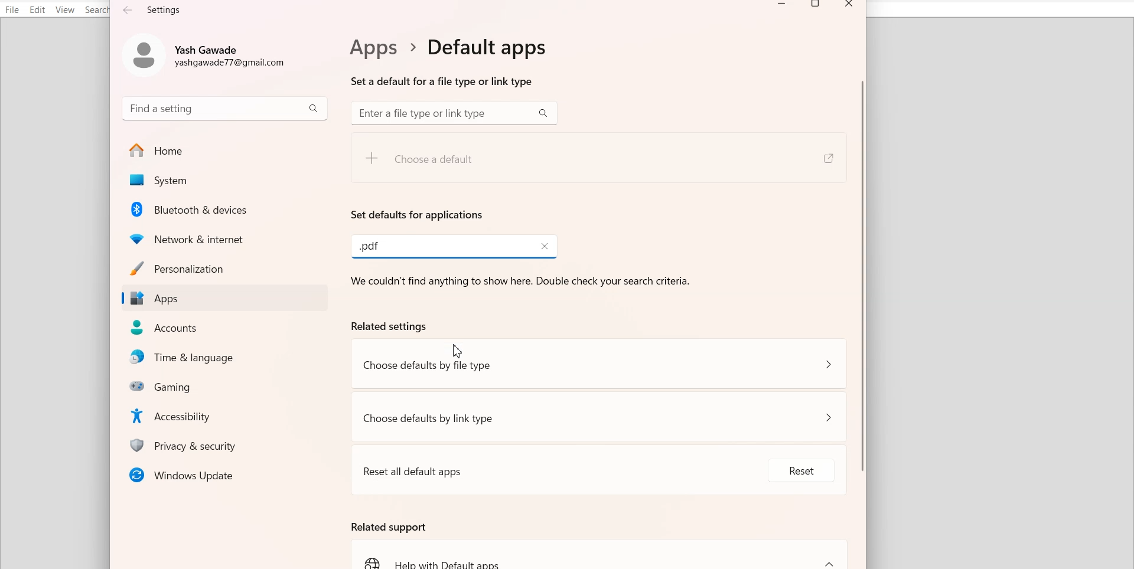  What do you see at coordinates (537, 467) in the screenshot?
I see `Reset all default apps` at bounding box center [537, 467].